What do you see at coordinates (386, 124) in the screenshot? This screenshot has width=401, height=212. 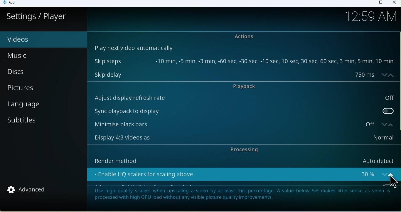 I see `increase/decrease` at bounding box center [386, 124].